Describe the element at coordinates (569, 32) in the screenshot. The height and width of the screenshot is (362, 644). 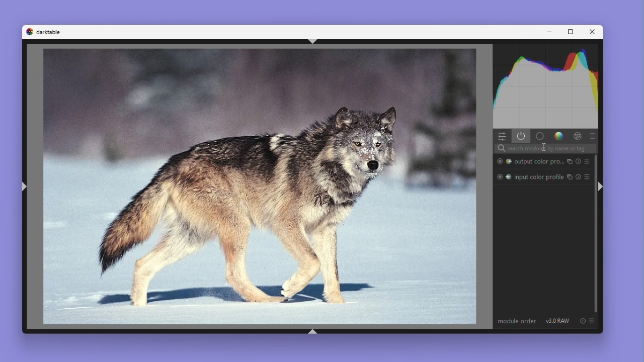
I see `Maximize` at that location.